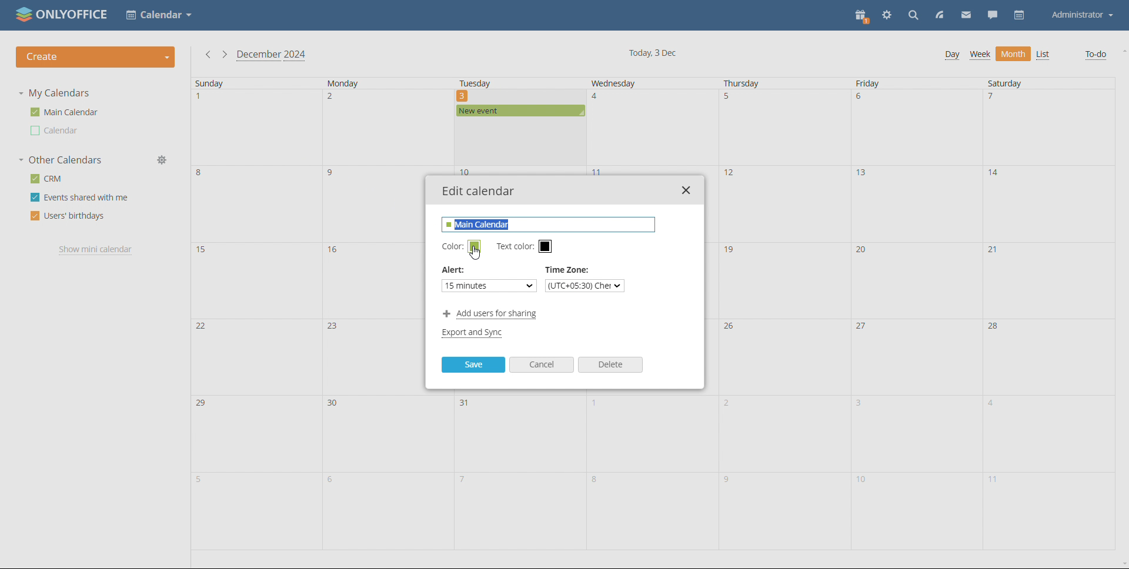  Describe the element at coordinates (584, 286) in the screenshot. I see `set time zone` at that location.